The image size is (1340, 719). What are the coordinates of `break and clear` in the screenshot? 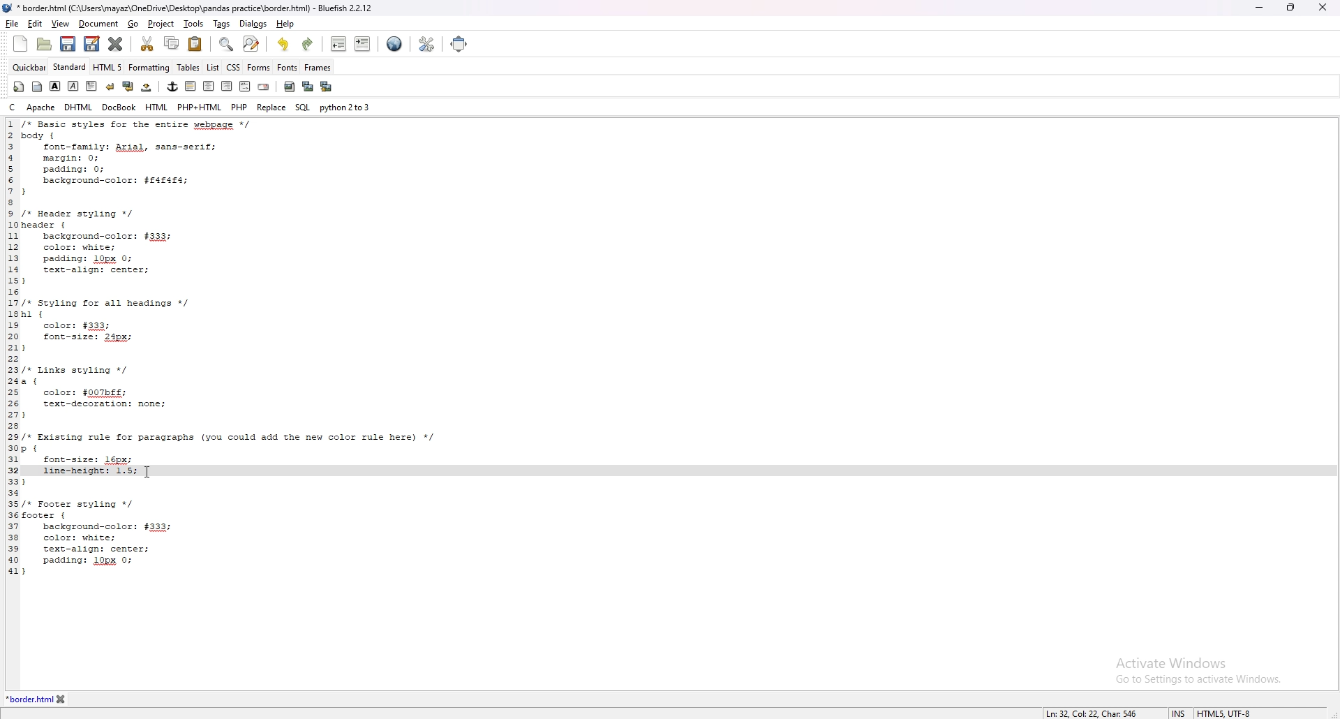 It's located at (128, 86).